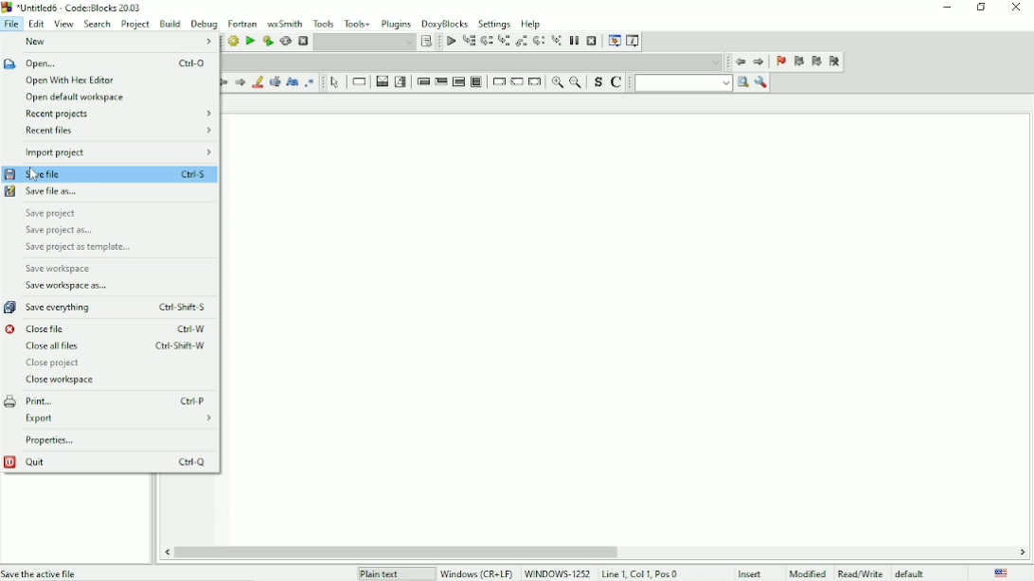 The image size is (1034, 581). Describe the element at coordinates (421, 81) in the screenshot. I see `Entry-condition loop` at that location.